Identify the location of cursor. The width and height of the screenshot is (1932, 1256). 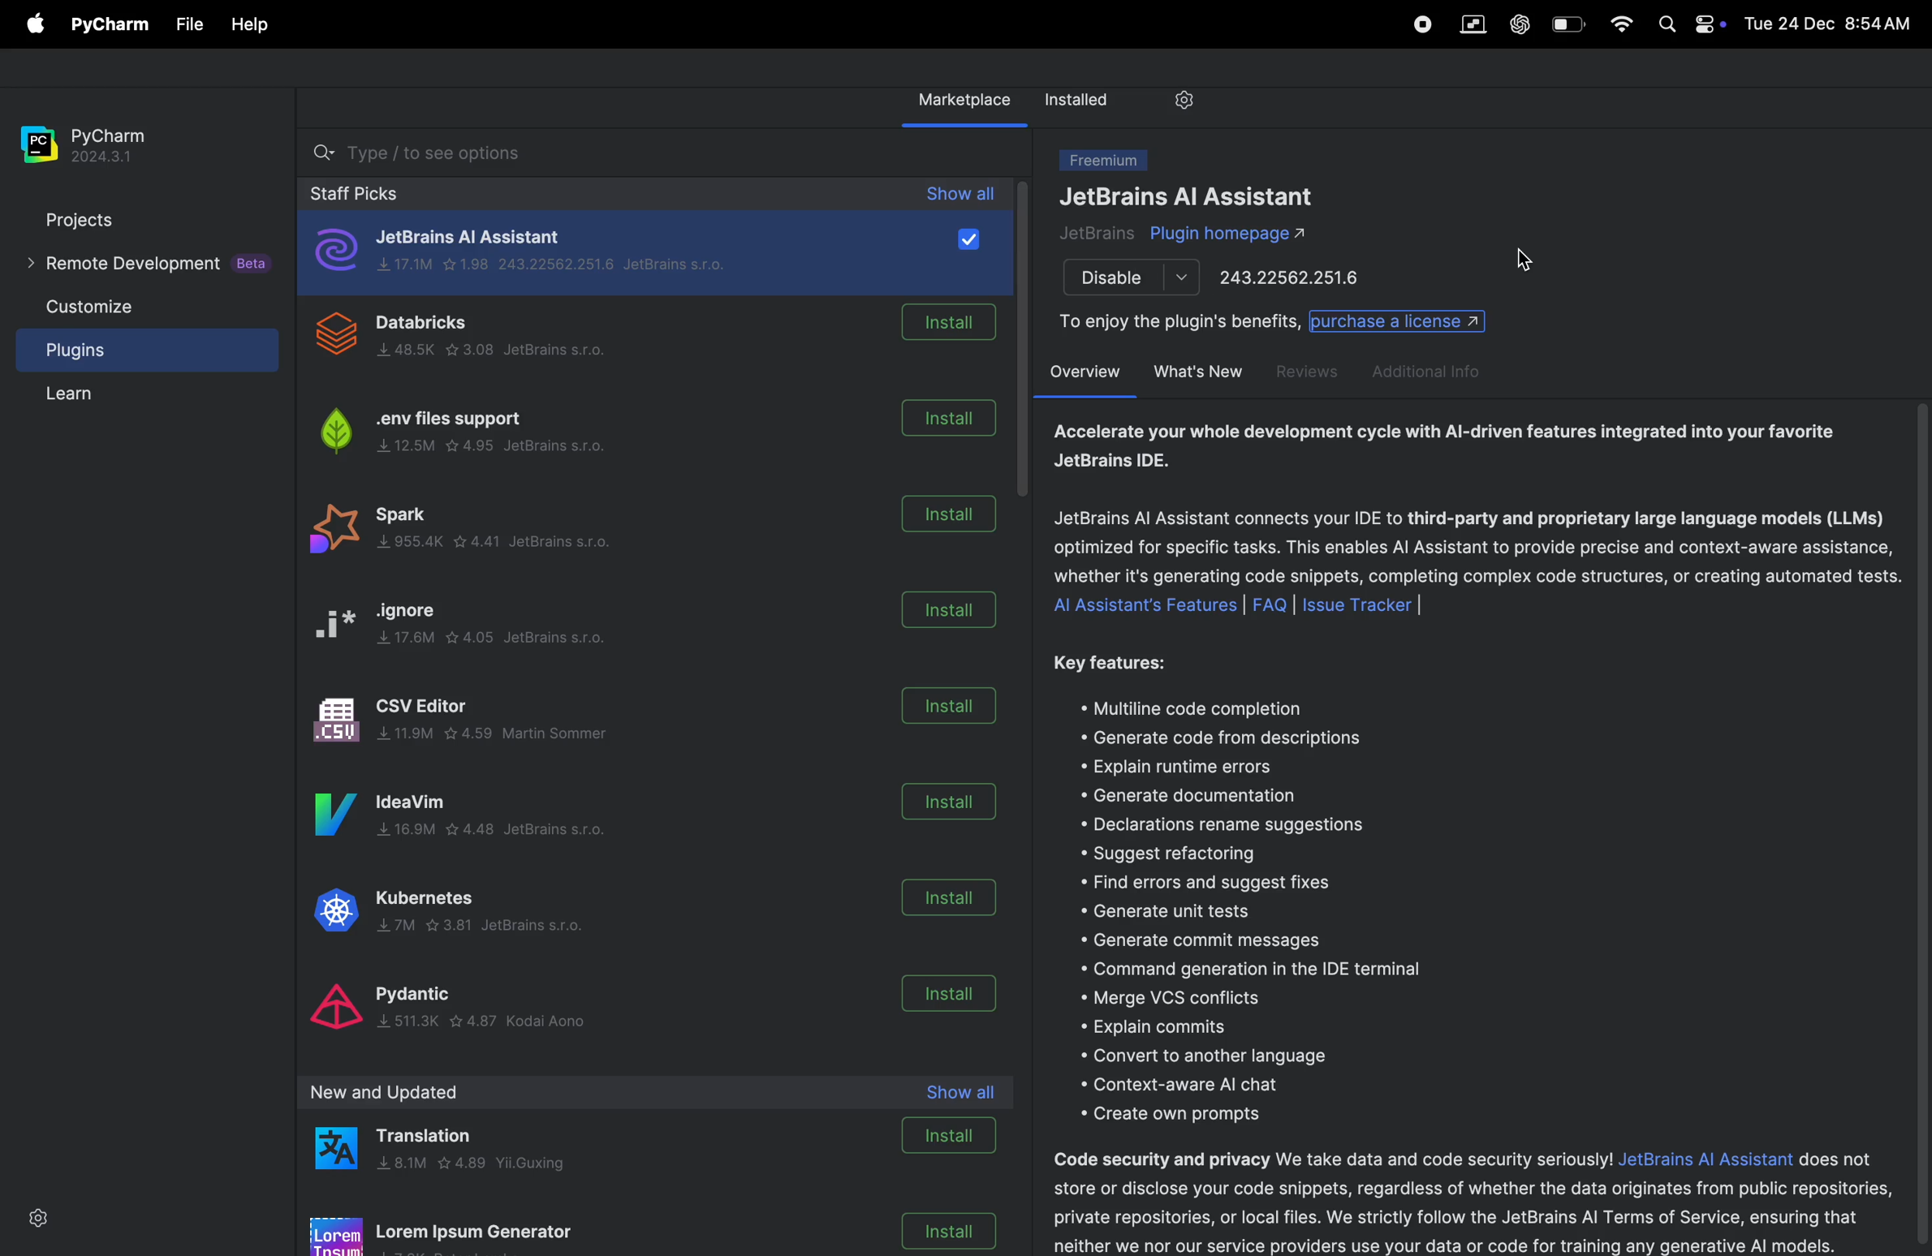
(1528, 260).